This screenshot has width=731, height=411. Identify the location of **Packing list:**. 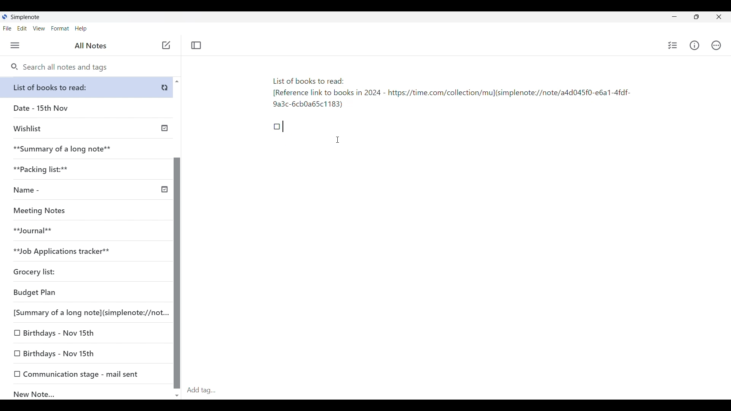
(87, 169).